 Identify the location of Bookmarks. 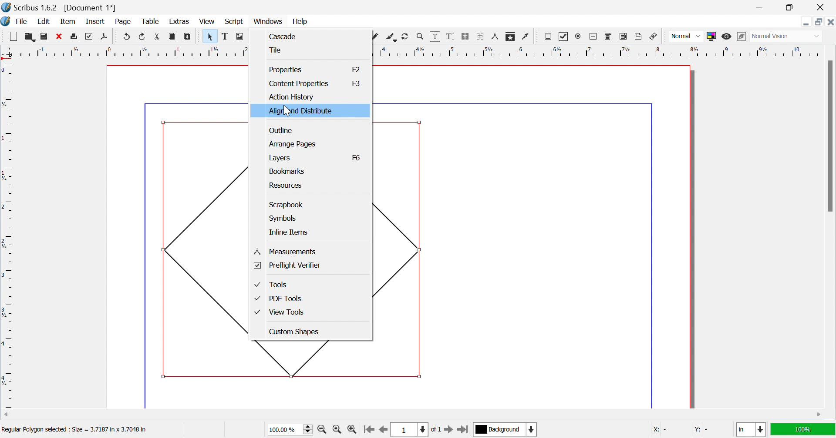
(289, 172).